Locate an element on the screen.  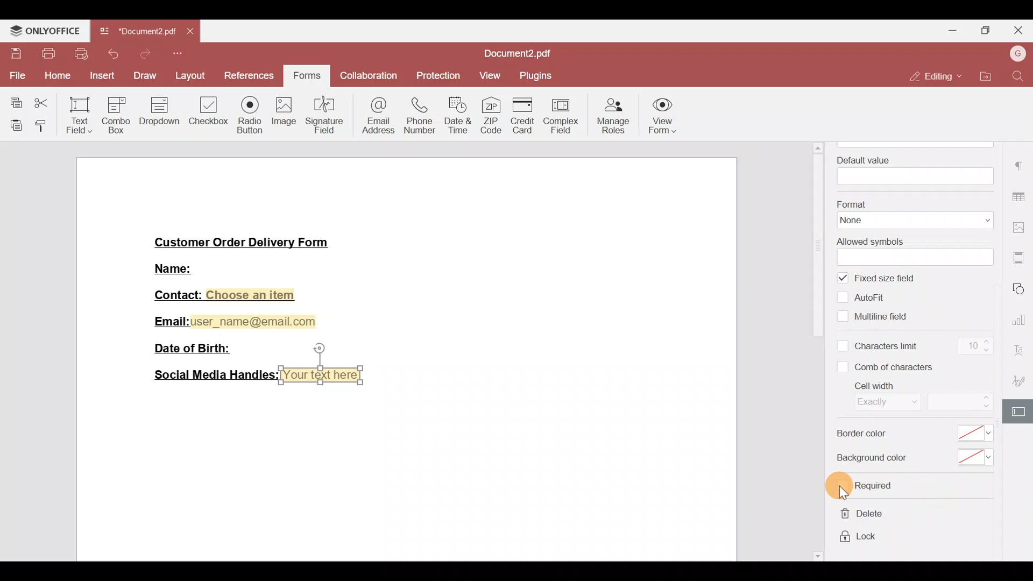
Phone number is located at coordinates (416, 116).